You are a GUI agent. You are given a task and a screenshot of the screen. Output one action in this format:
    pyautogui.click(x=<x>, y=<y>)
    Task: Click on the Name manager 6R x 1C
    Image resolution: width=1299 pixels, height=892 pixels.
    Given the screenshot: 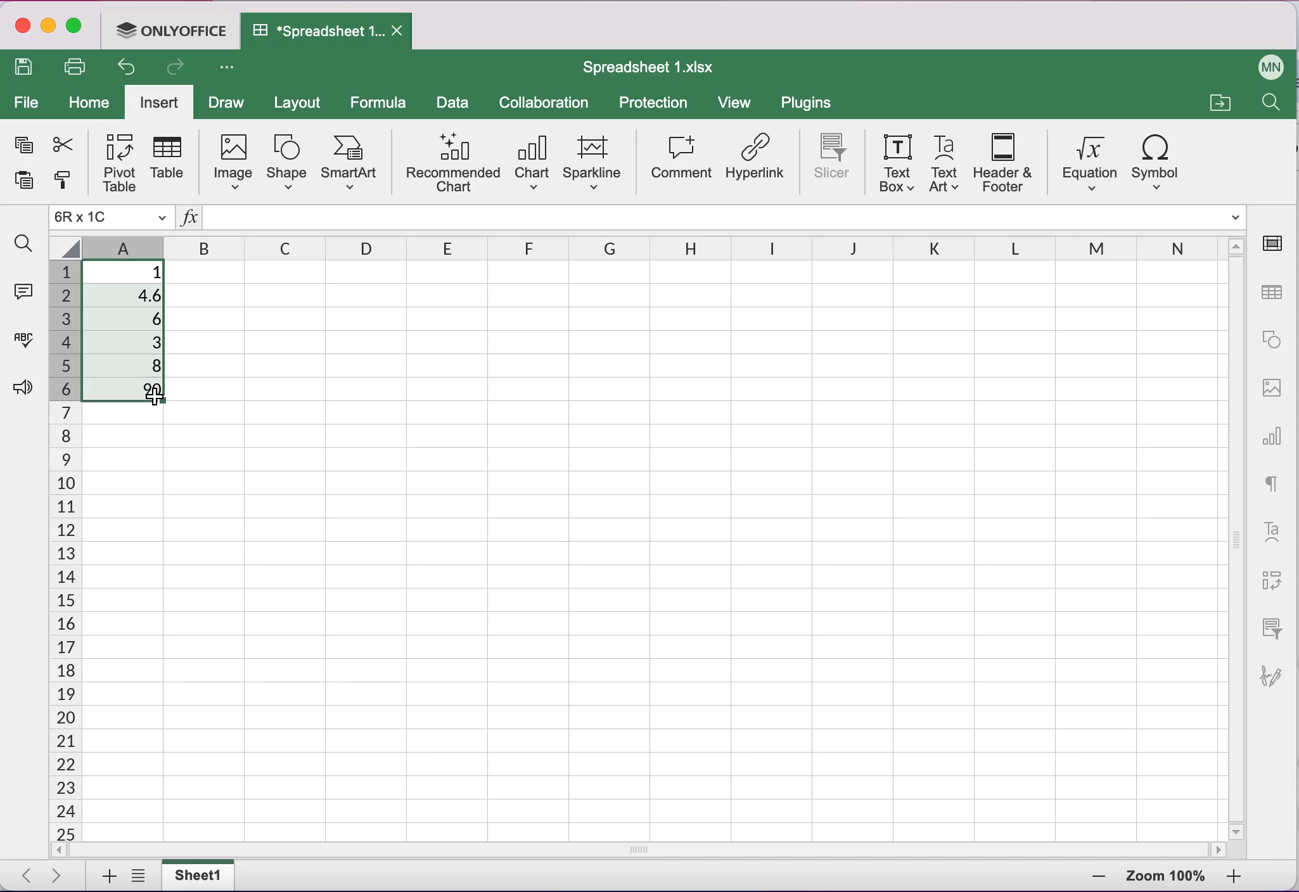 What is the action you would take?
    pyautogui.click(x=110, y=219)
    